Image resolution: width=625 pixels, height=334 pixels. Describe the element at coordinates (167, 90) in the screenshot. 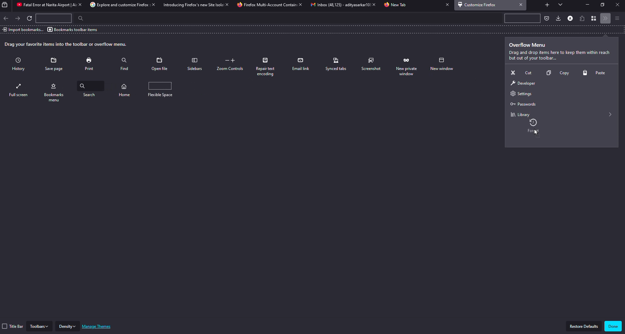

I see `flexible` at that location.